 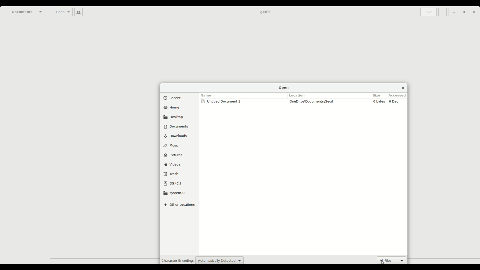 What do you see at coordinates (398, 96) in the screenshot?
I see `Accessed` at bounding box center [398, 96].